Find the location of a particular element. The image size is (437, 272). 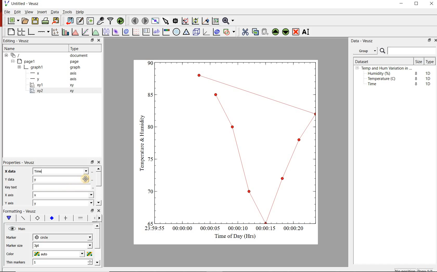

increase is located at coordinates (90, 261).